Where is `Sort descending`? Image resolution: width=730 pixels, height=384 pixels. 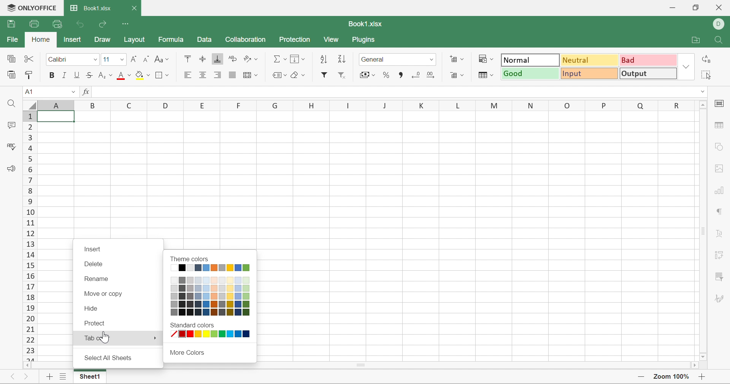
Sort descending is located at coordinates (341, 59).